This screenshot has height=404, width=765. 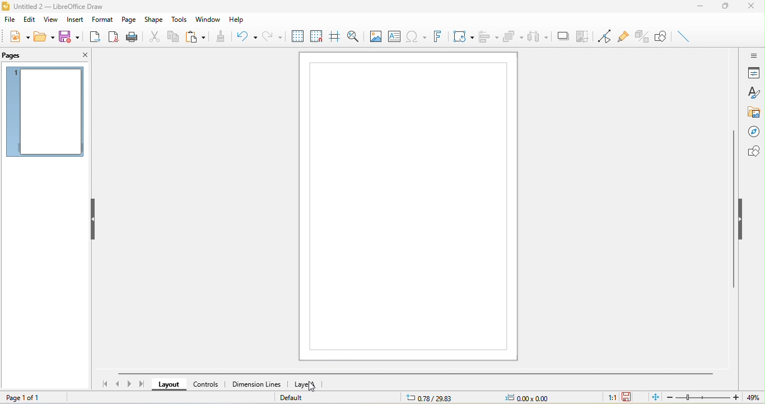 What do you see at coordinates (754, 397) in the screenshot?
I see `49%` at bounding box center [754, 397].